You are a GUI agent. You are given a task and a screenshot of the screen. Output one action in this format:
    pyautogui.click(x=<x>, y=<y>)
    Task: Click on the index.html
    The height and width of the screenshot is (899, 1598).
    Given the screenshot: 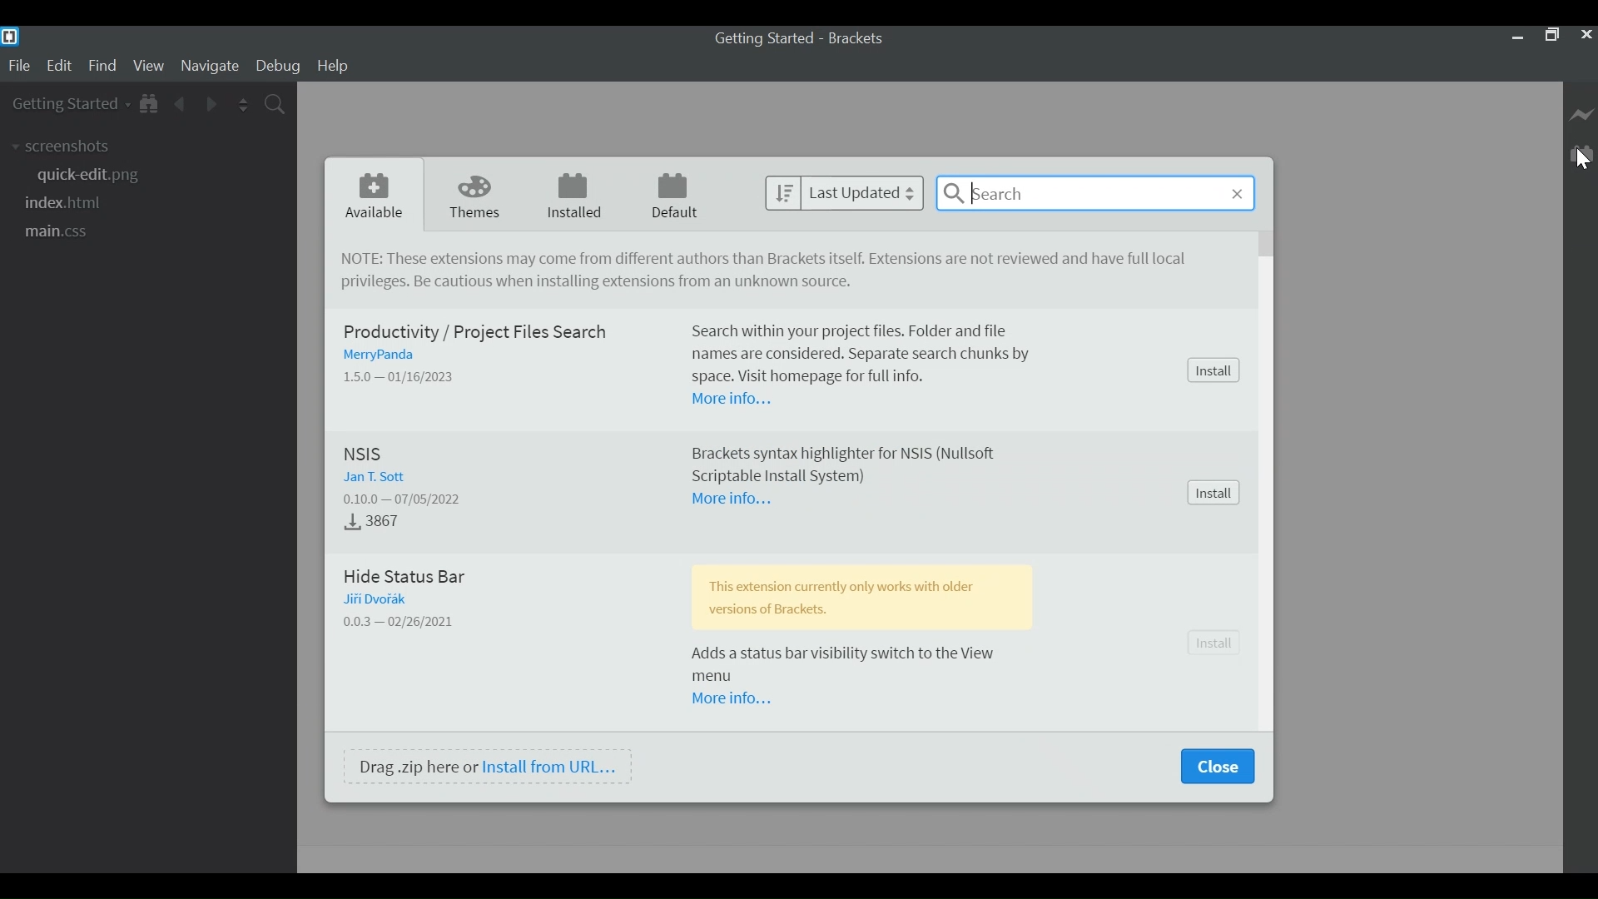 What is the action you would take?
    pyautogui.click(x=66, y=201)
    